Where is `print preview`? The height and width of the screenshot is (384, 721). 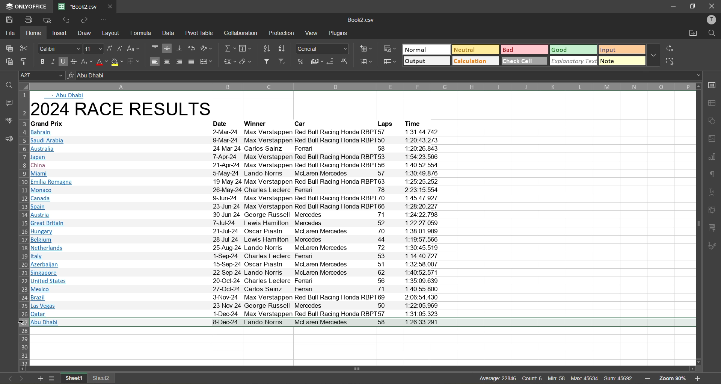 print preview is located at coordinates (49, 20).